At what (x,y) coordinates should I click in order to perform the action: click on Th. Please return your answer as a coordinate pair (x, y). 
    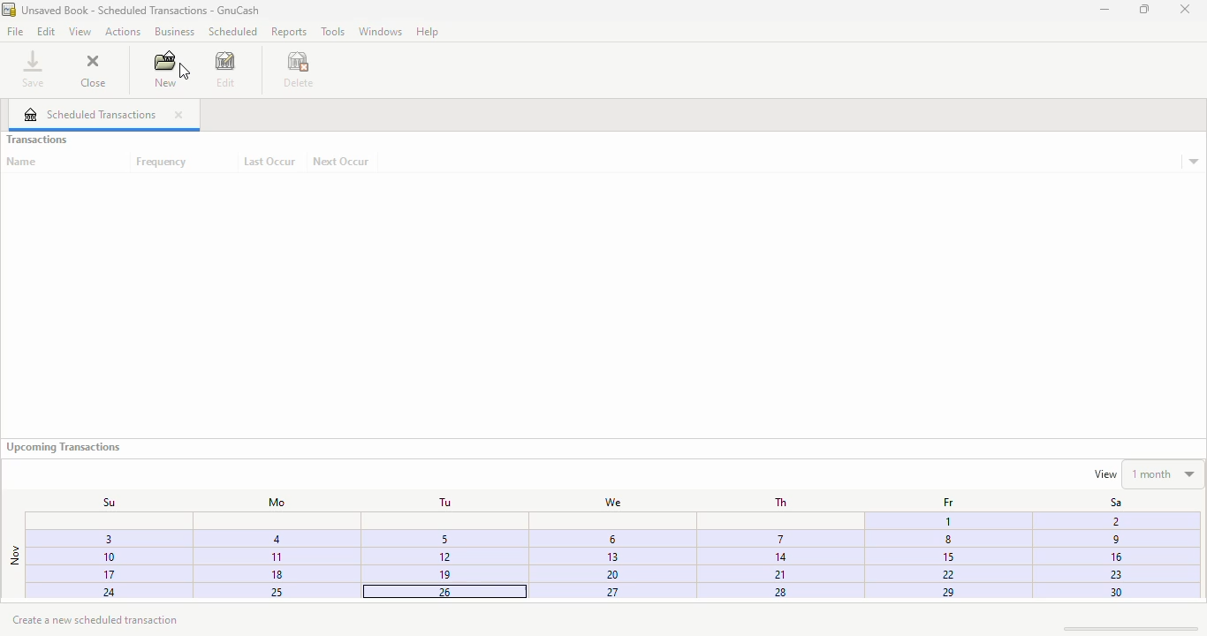
    Looking at the image, I should click on (778, 502).